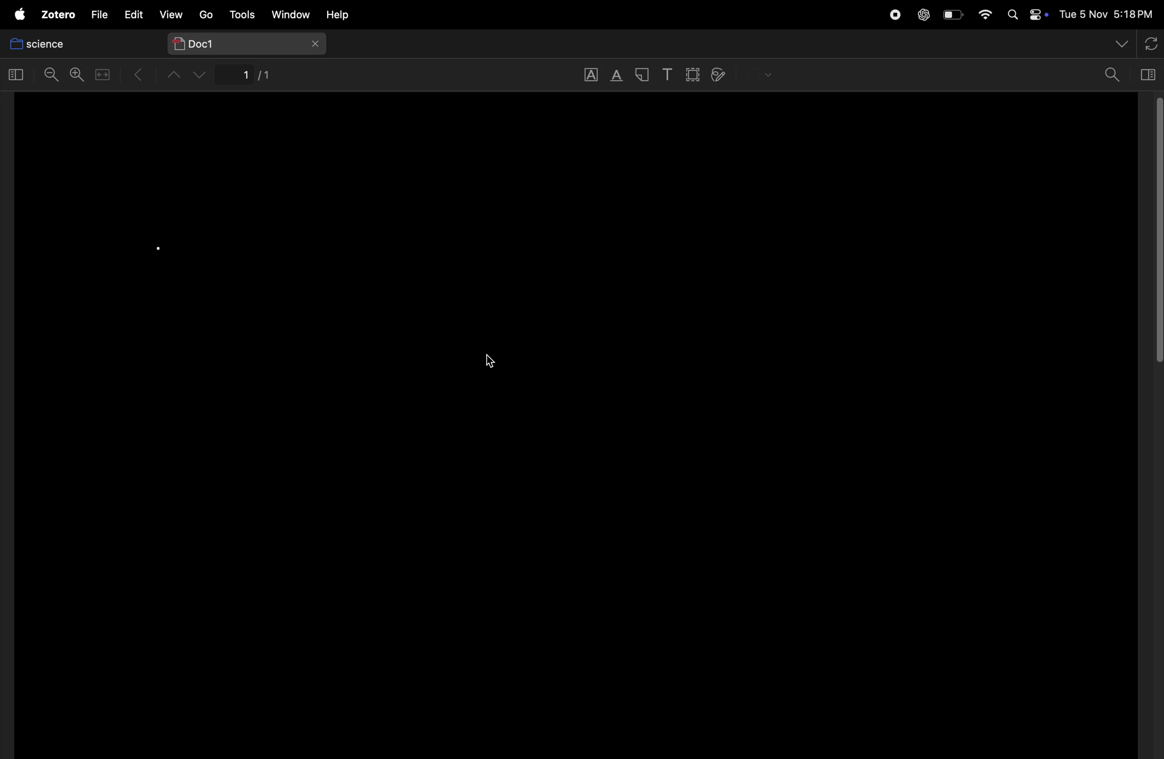  I want to click on search, so click(1113, 74).